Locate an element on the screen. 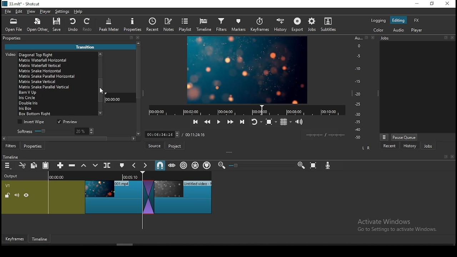  ripple delete is located at coordinates (73, 165).